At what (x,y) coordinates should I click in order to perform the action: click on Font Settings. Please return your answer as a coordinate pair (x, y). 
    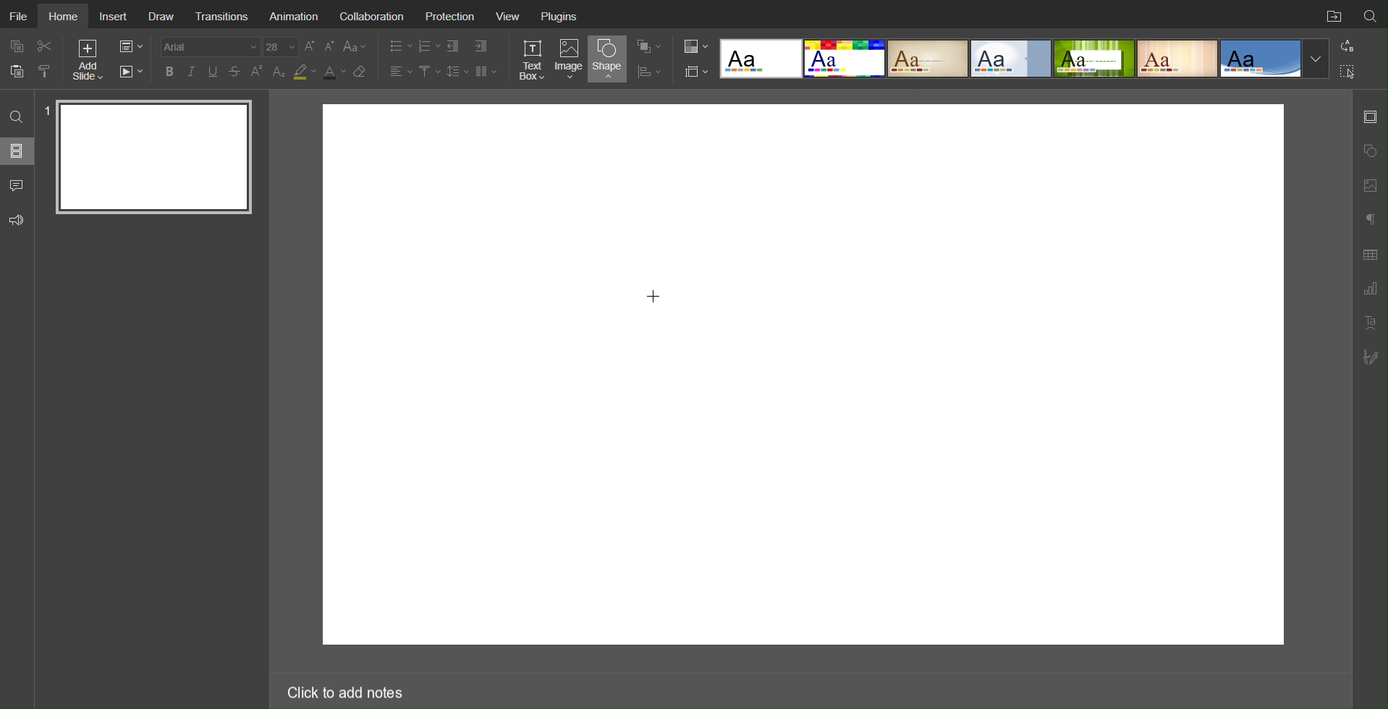
    Looking at the image, I should click on (227, 46).